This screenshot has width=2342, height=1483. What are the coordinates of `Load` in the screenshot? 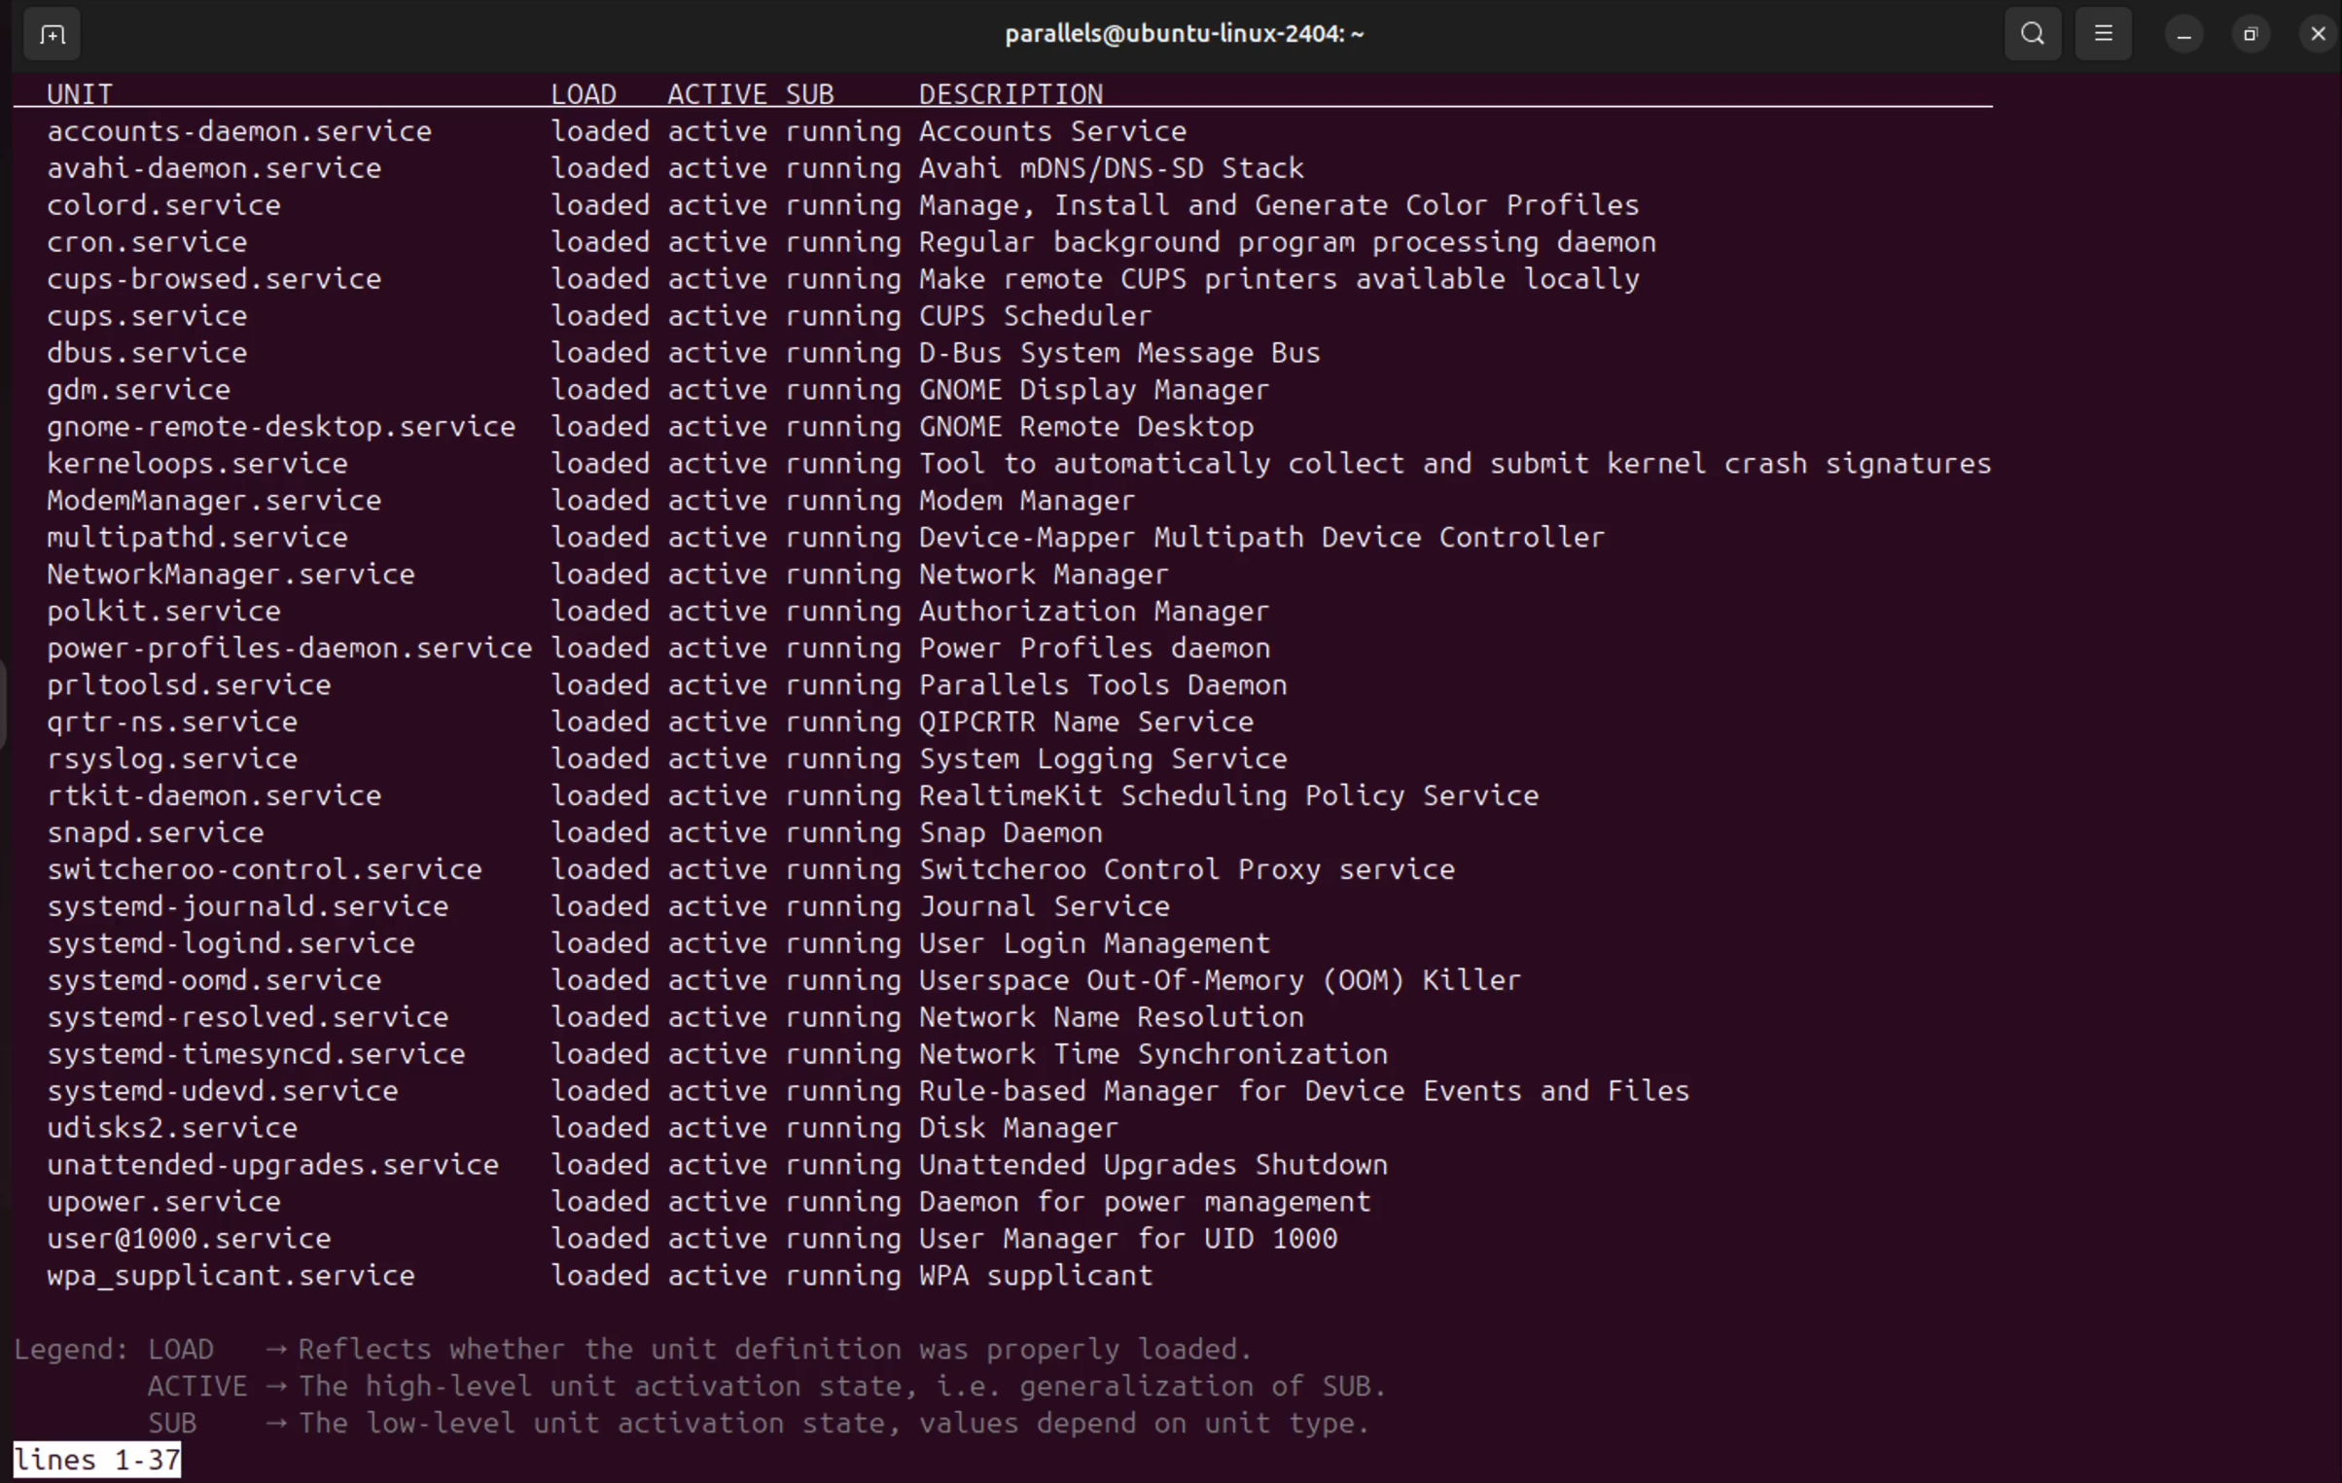 It's located at (584, 90).